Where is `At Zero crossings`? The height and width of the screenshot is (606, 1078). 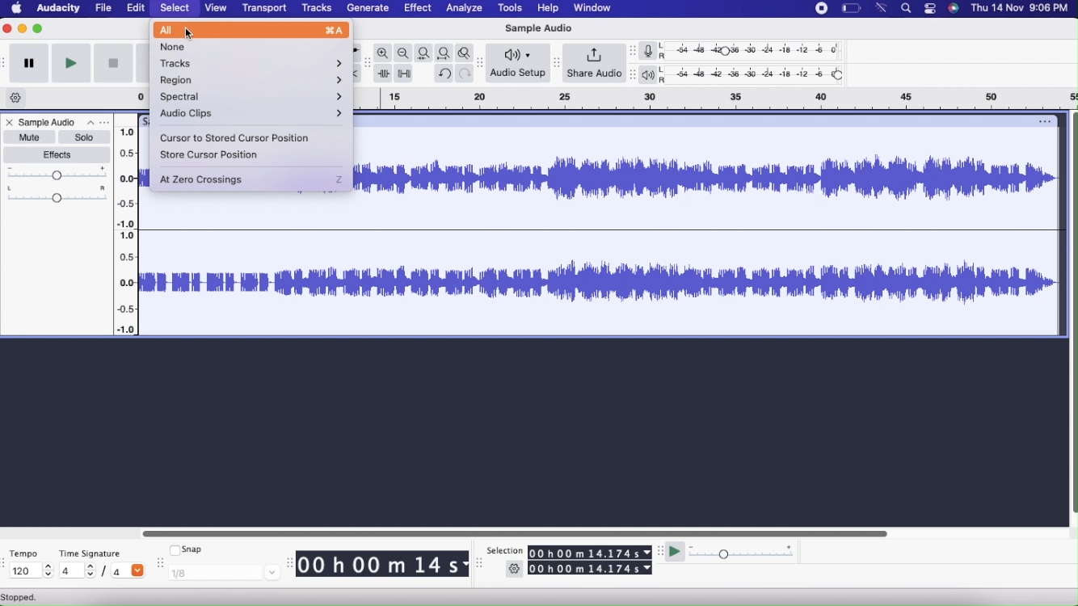
At Zero crossings is located at coordinates (254, 180).